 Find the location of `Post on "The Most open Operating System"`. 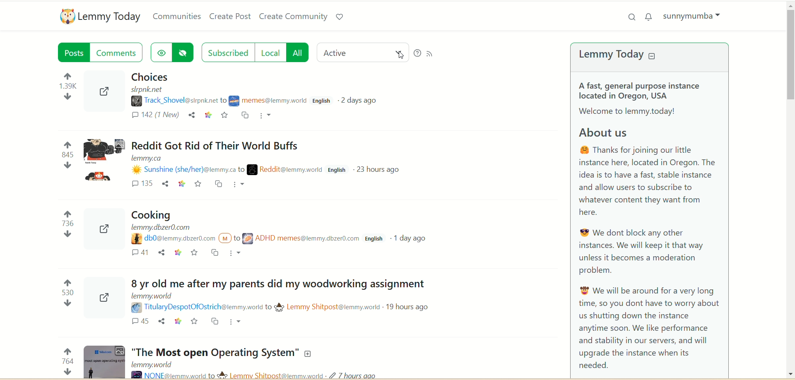

Post on "The Most open Operating System" is located at coordinates (200, 361).